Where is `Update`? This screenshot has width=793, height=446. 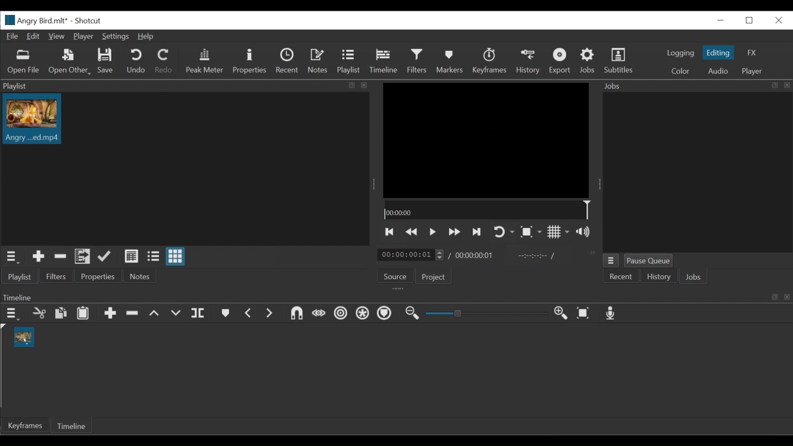
Update is located at coordinates (106, 257).